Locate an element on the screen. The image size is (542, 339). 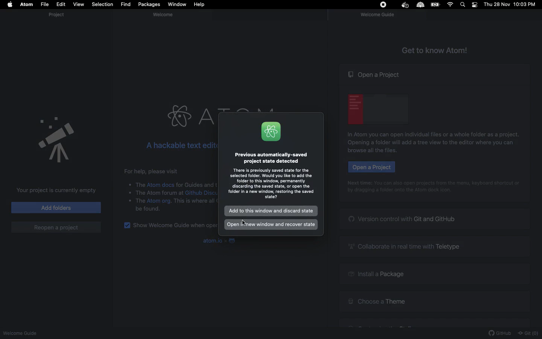
File is located at coordinates (44, 5).